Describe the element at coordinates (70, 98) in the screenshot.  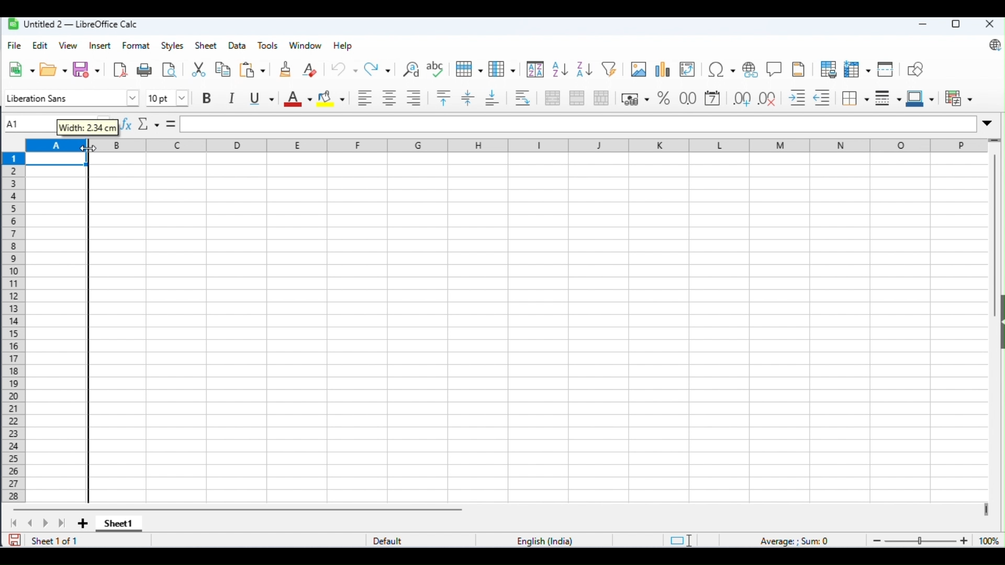
I see `font style` at that location.